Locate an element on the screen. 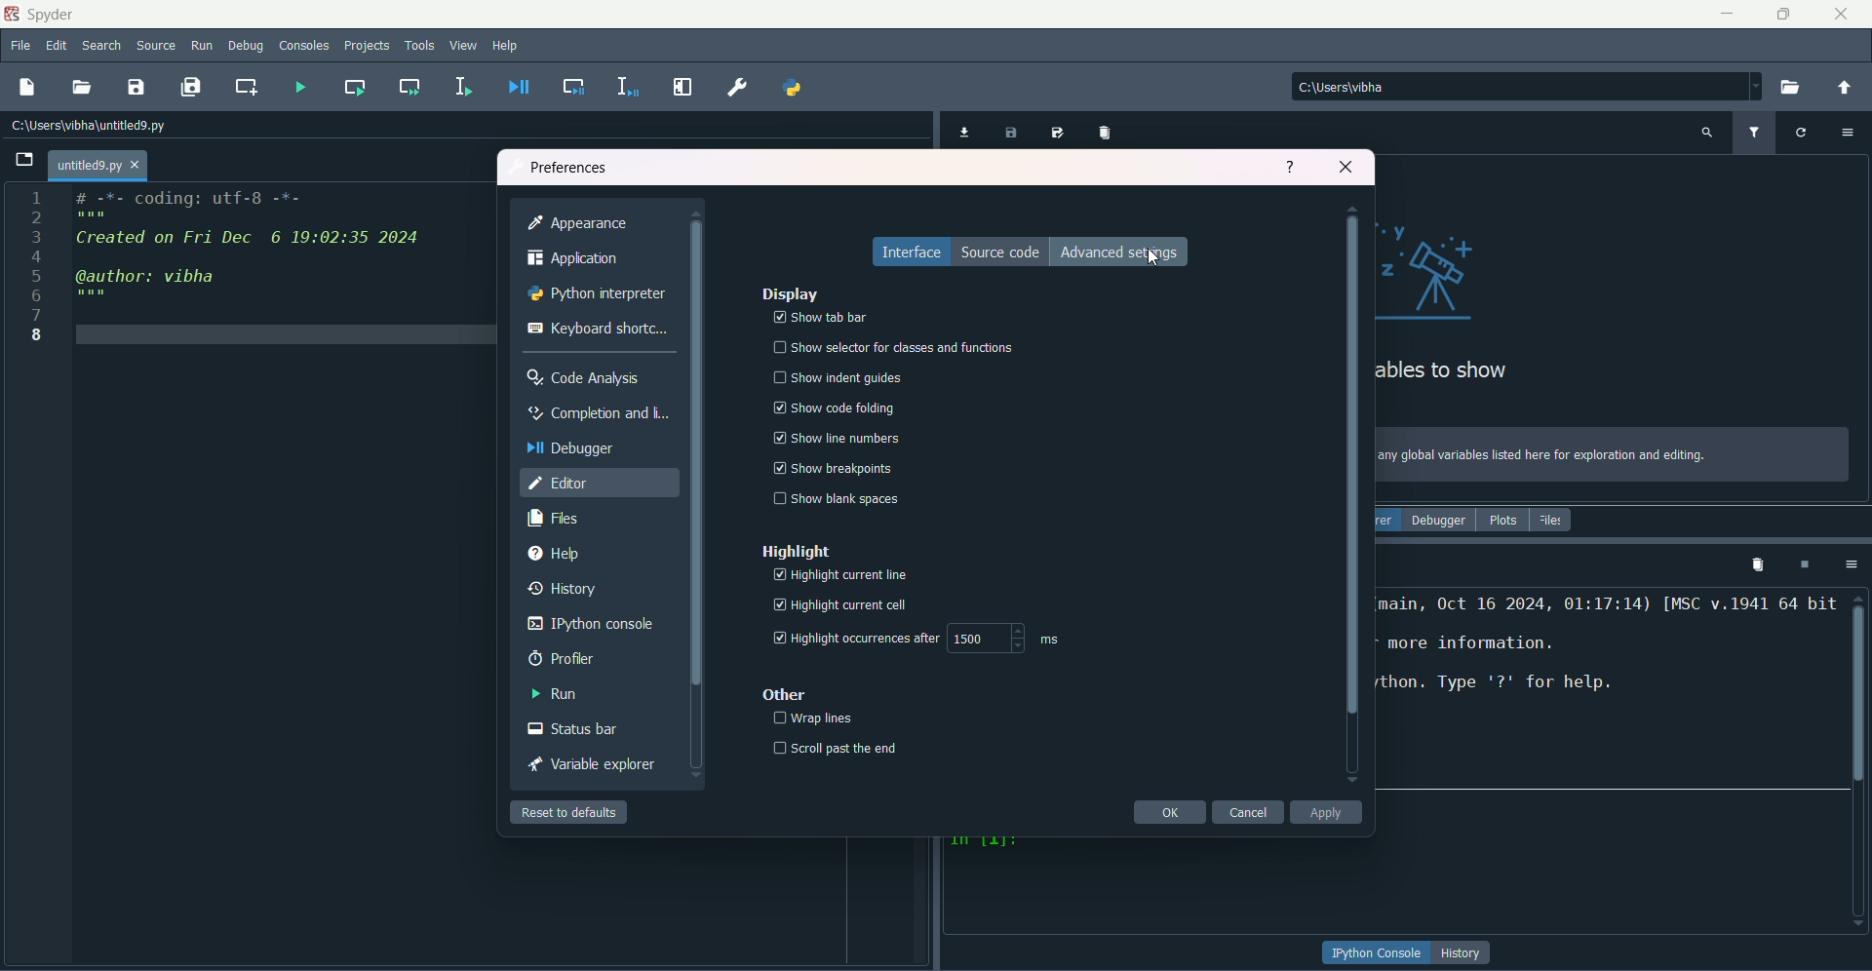  debug cell is located at coordinates (575, 87).